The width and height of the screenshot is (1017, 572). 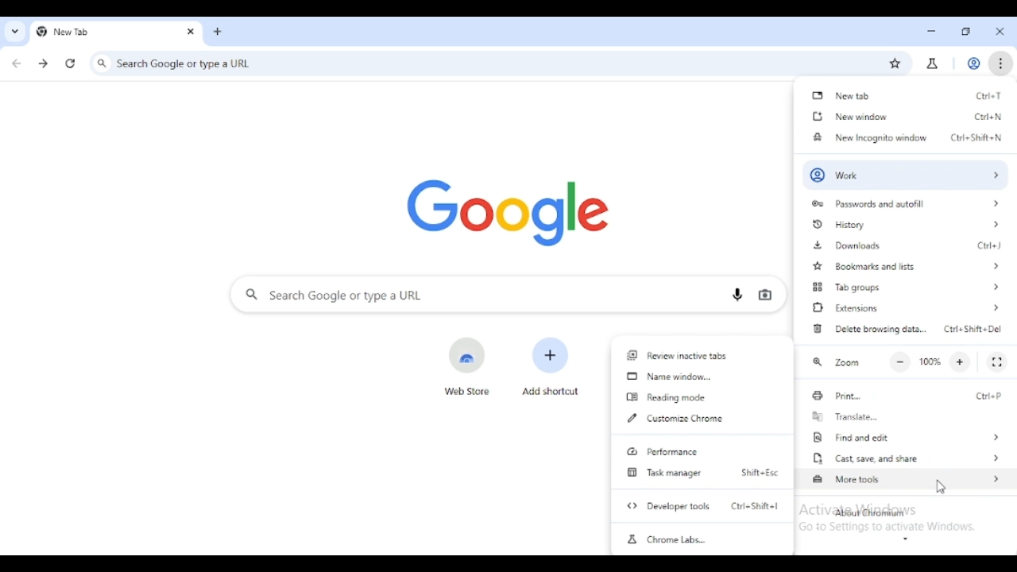 I want to click on delete browsing data, so click(x=869, y=328).